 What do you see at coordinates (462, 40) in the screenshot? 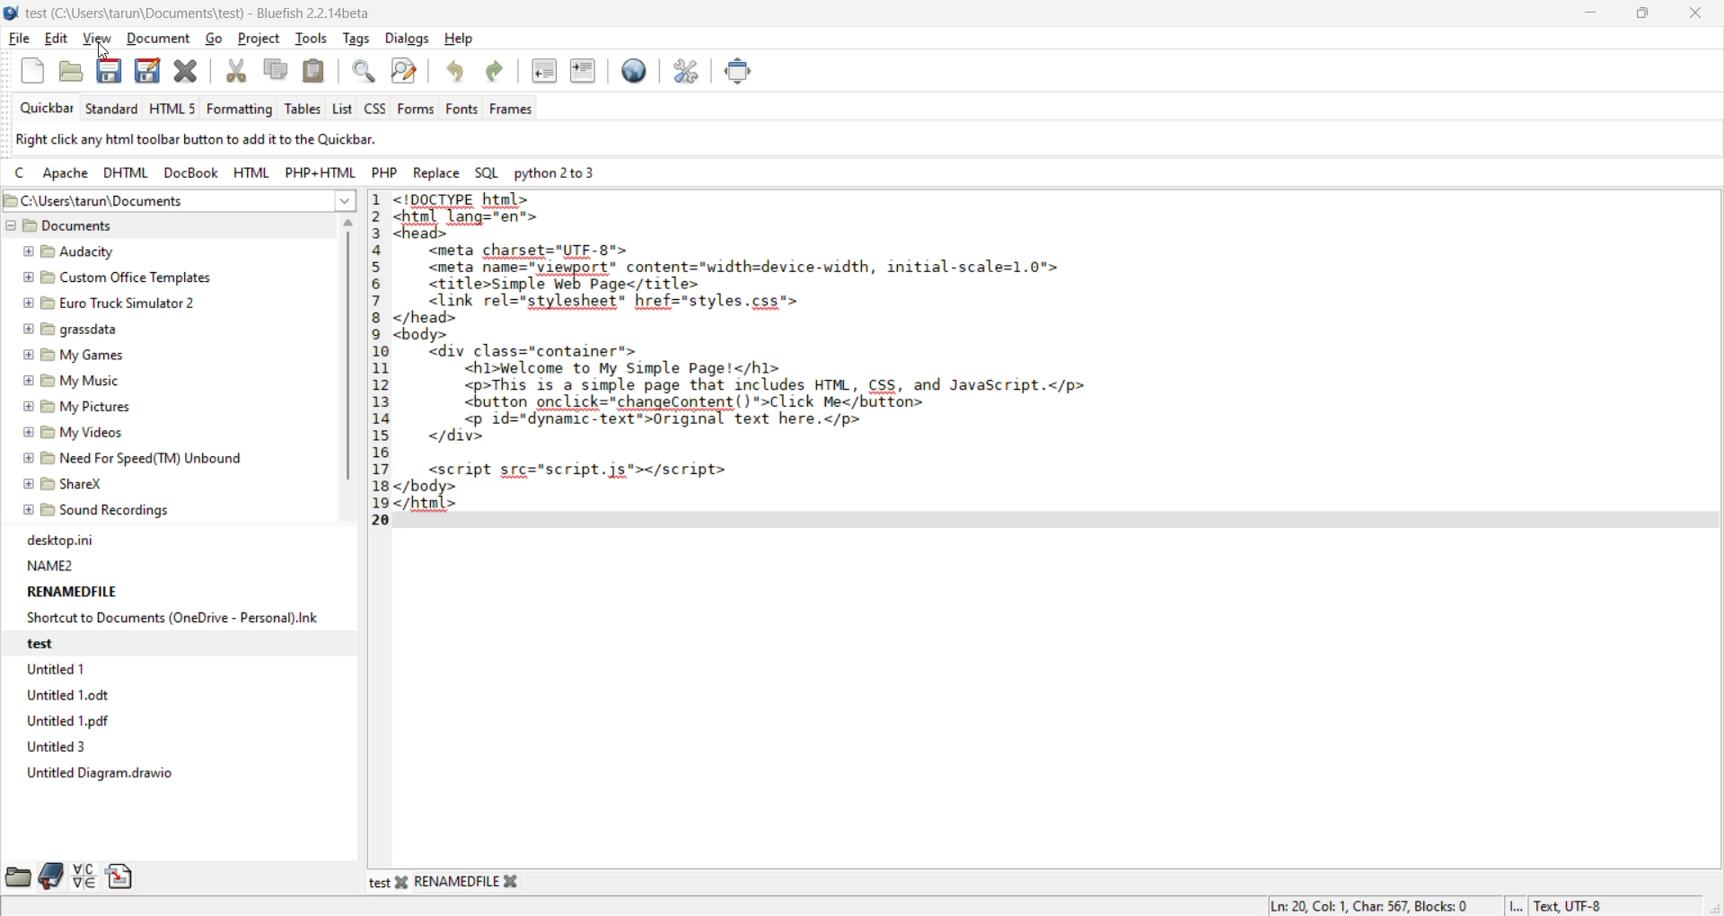
I see `help` at bounding box center [462, 40].